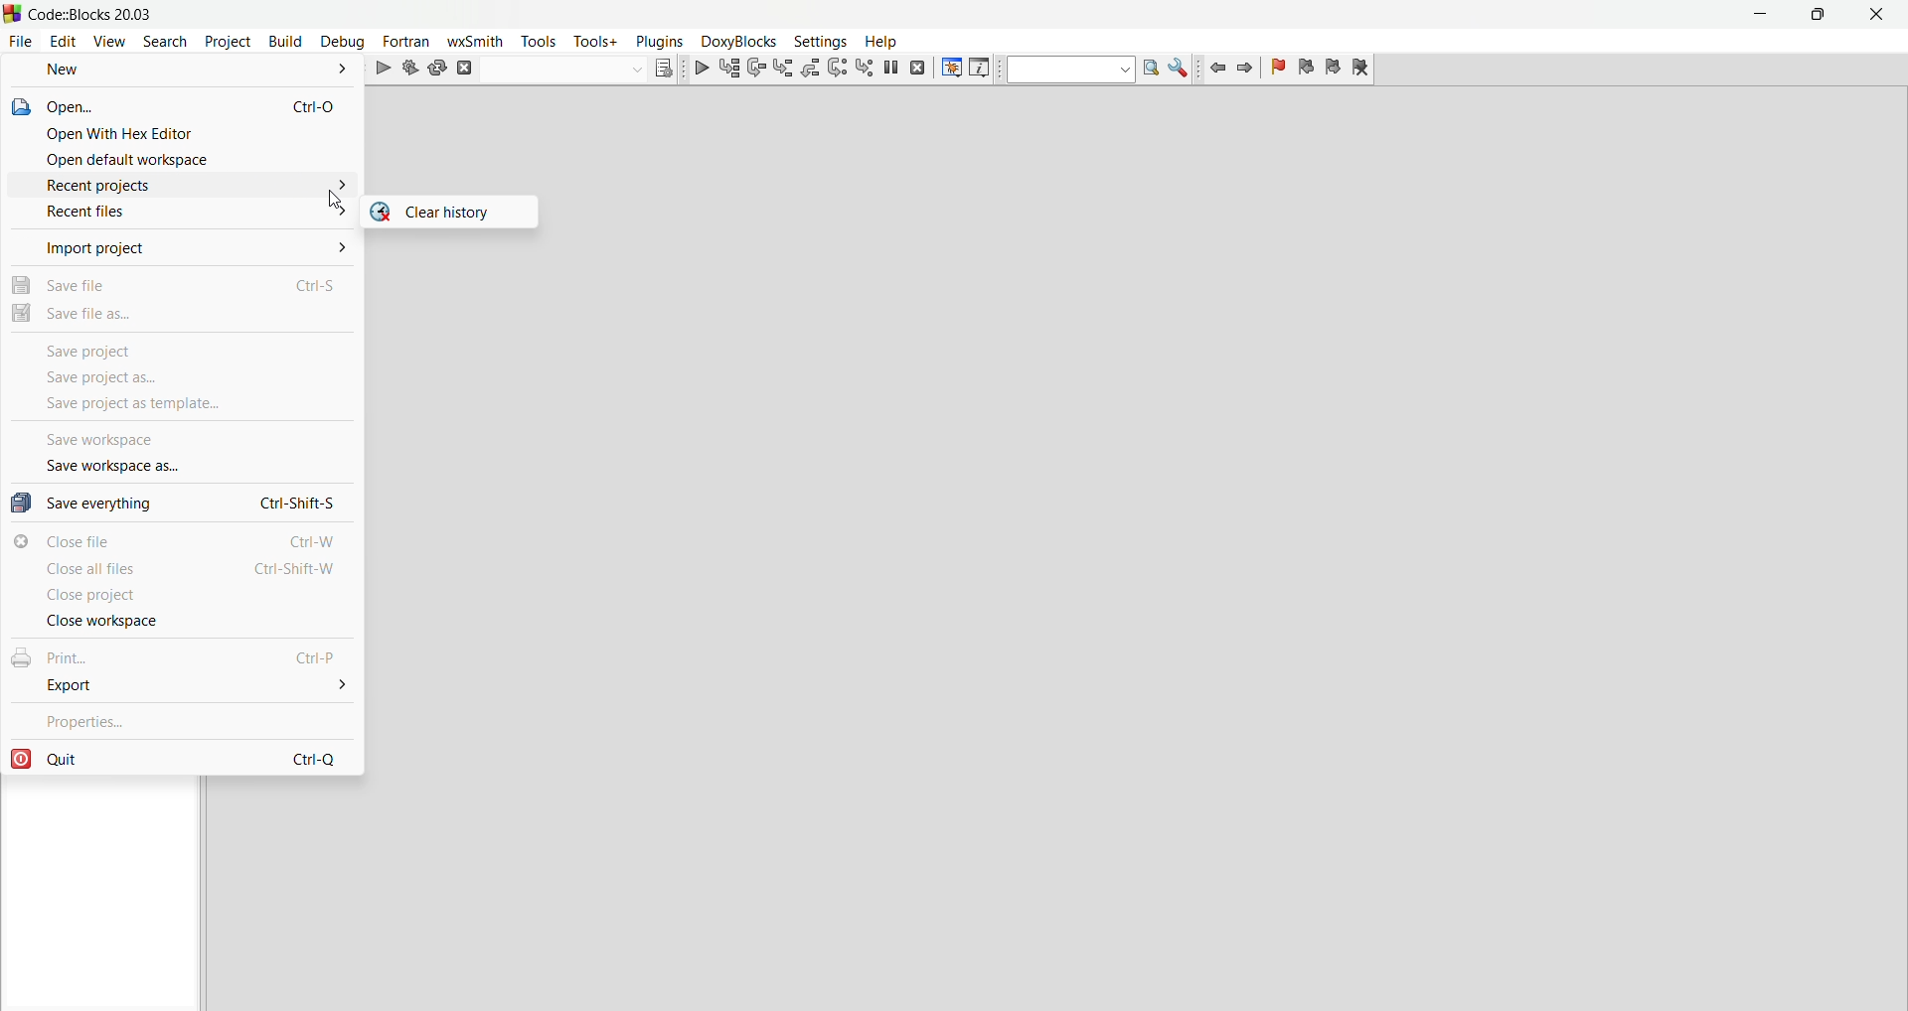 The width and height of the screenshot is (1908, 1011). I want to click on run, so click(386, 71).